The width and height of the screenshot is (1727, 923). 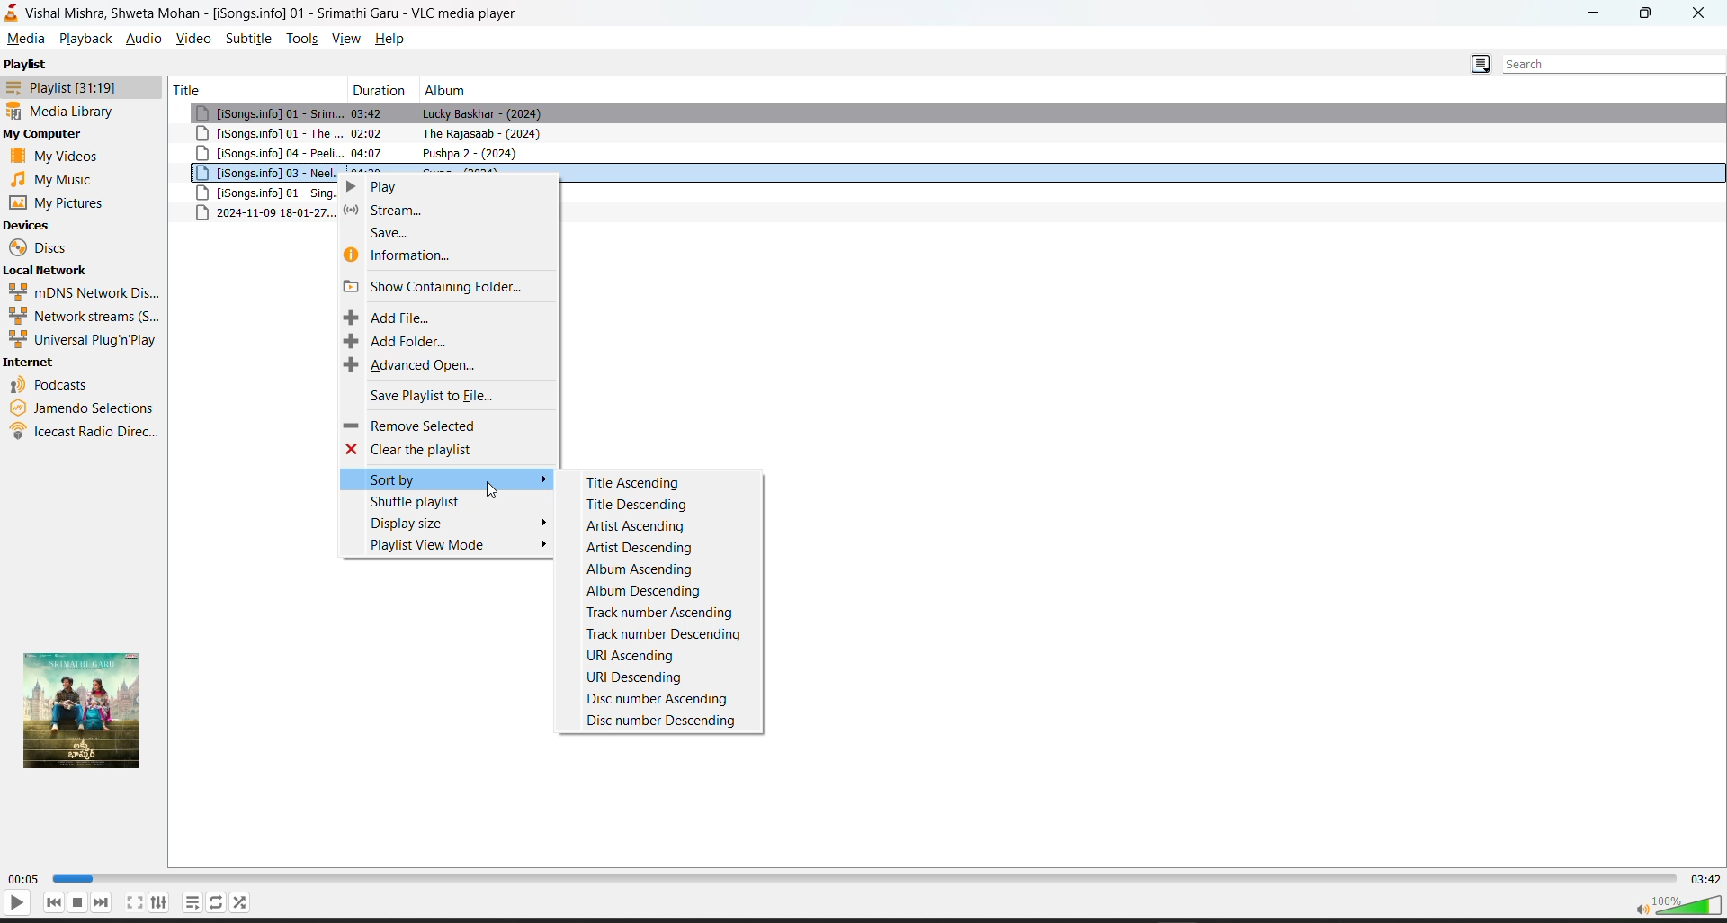 I want to click on minimize, so click(x=1591, y=12).